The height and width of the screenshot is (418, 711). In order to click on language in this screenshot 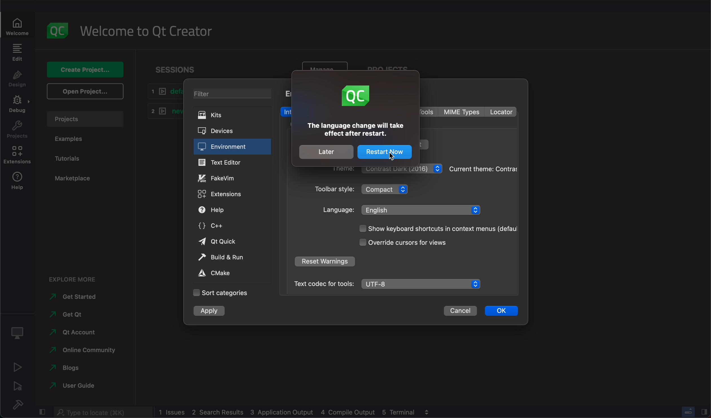, I will do `click(337, 210)`.